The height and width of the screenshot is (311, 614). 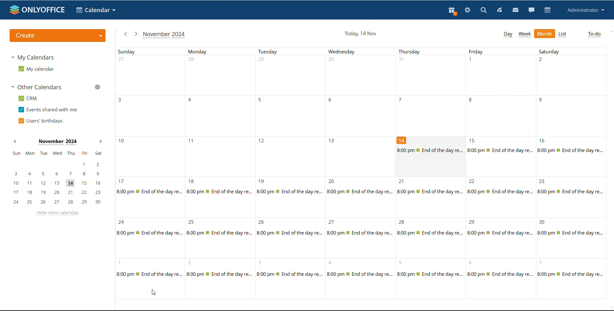 I want to click on Saturdays, so click(x=571, y=152).